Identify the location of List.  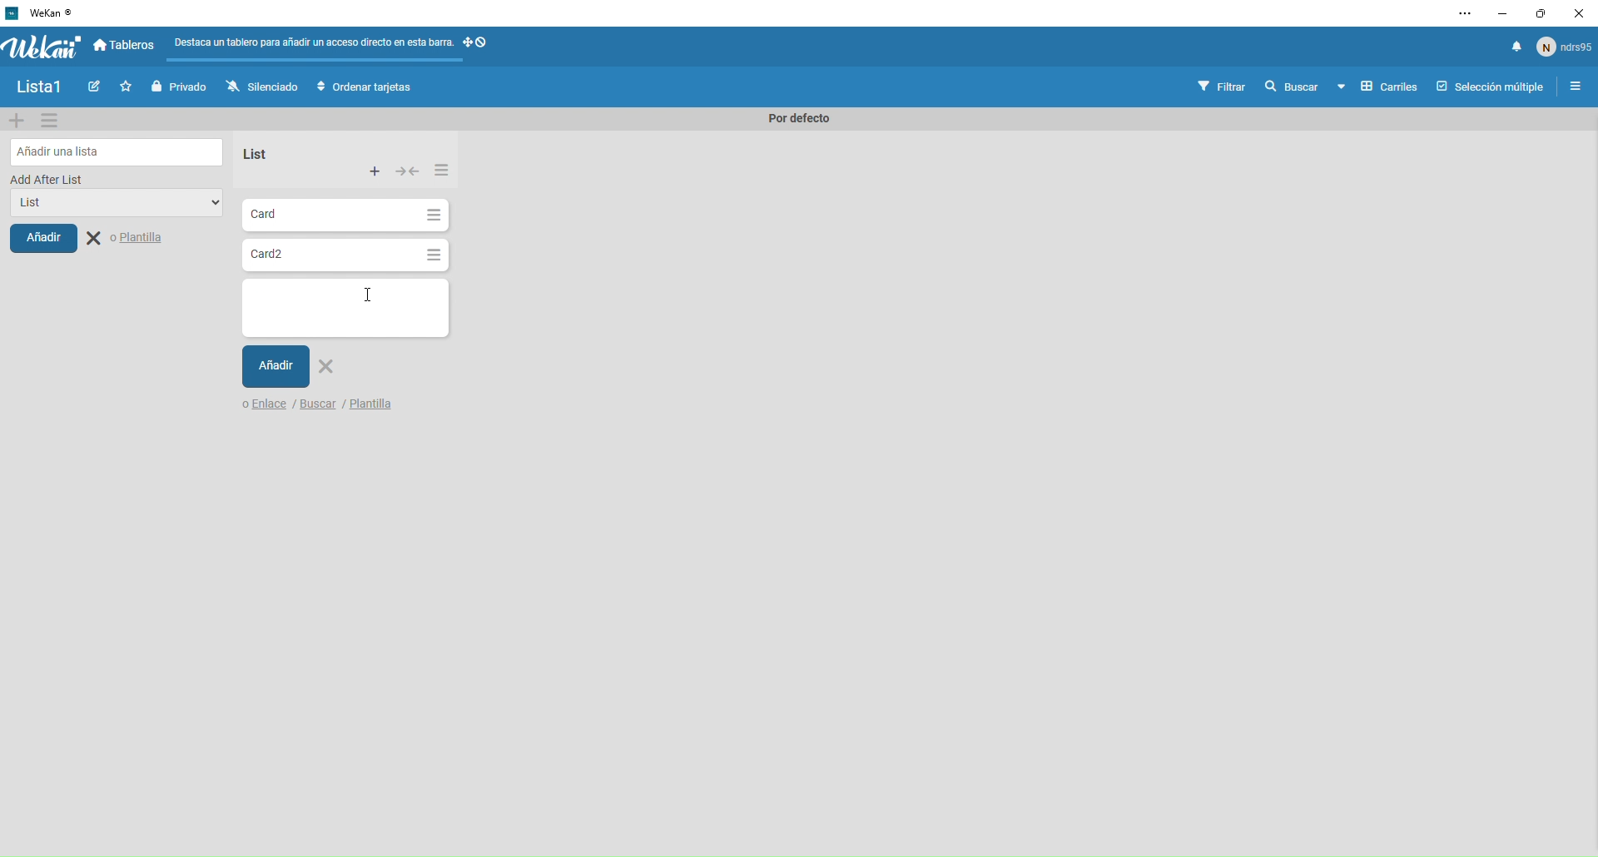
(252, 154).